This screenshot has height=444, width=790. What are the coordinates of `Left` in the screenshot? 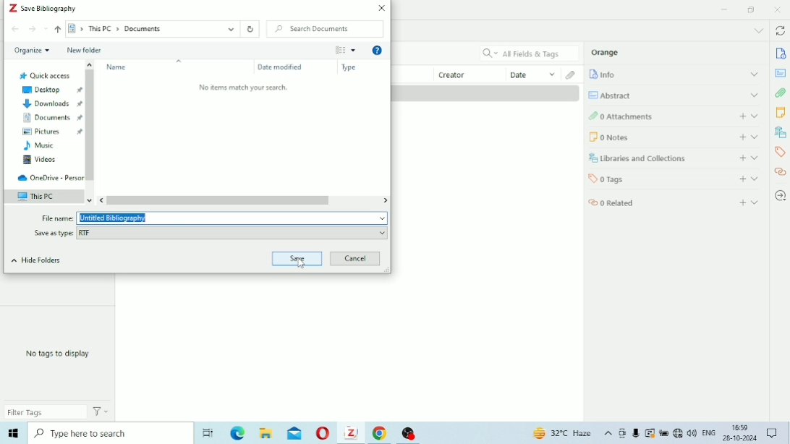 It's located at (103, 200).